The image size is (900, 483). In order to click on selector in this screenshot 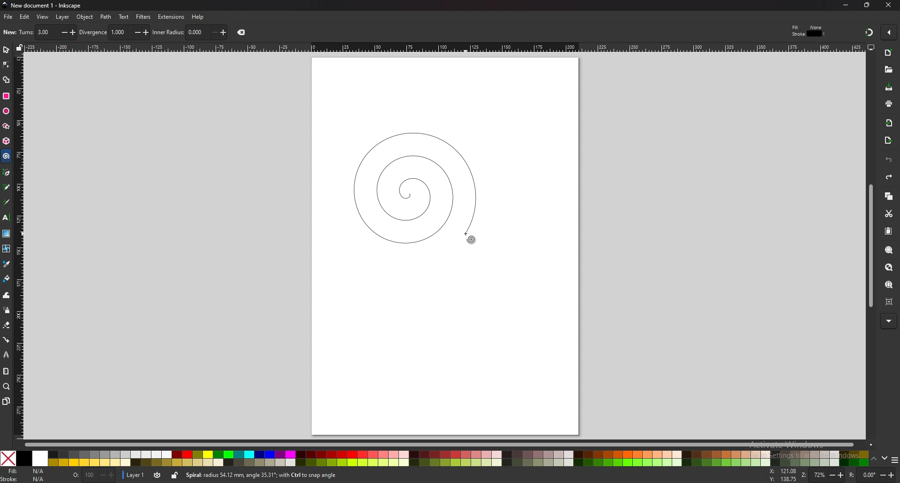, I will do `click(6, 50)`.